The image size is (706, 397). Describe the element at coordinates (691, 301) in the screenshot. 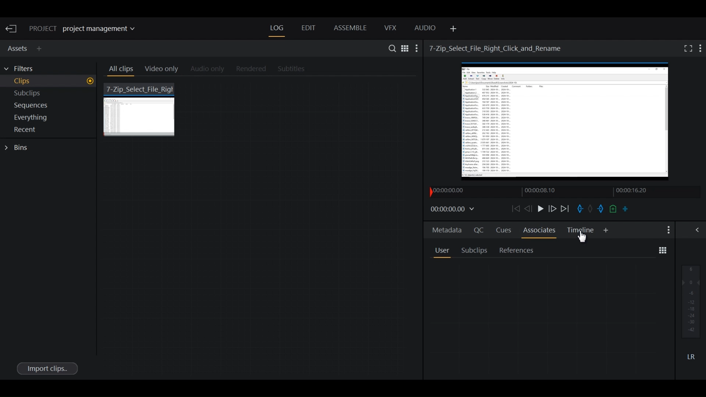

I see `Audio output levels` at that location.